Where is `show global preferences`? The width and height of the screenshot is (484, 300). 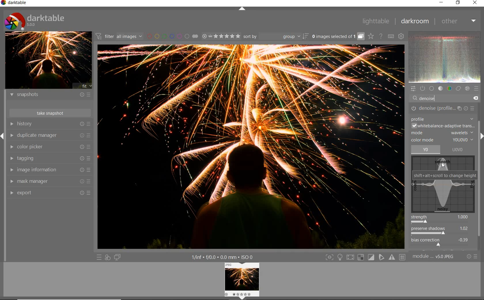
show global preferences is located at coordinates (400, 36).